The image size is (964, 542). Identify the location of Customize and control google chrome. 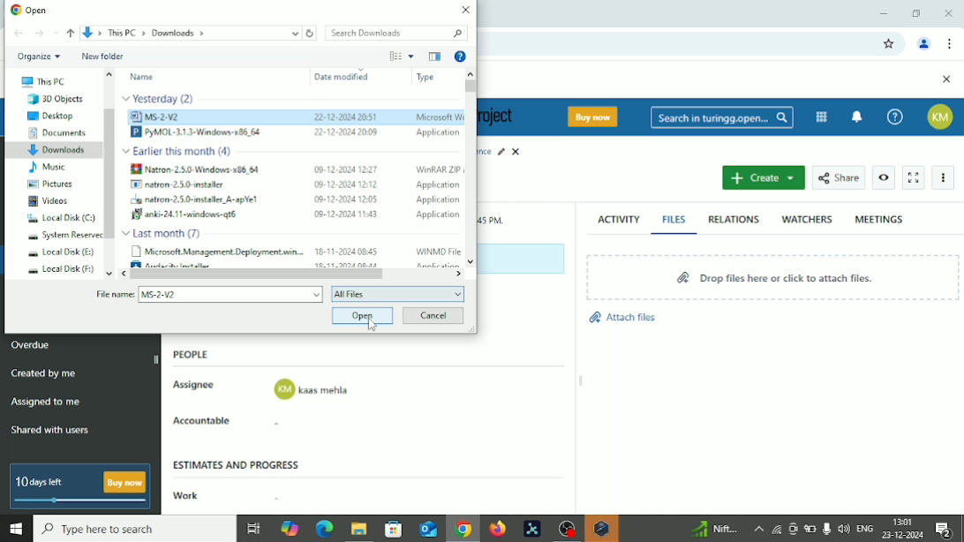
(952, 43).